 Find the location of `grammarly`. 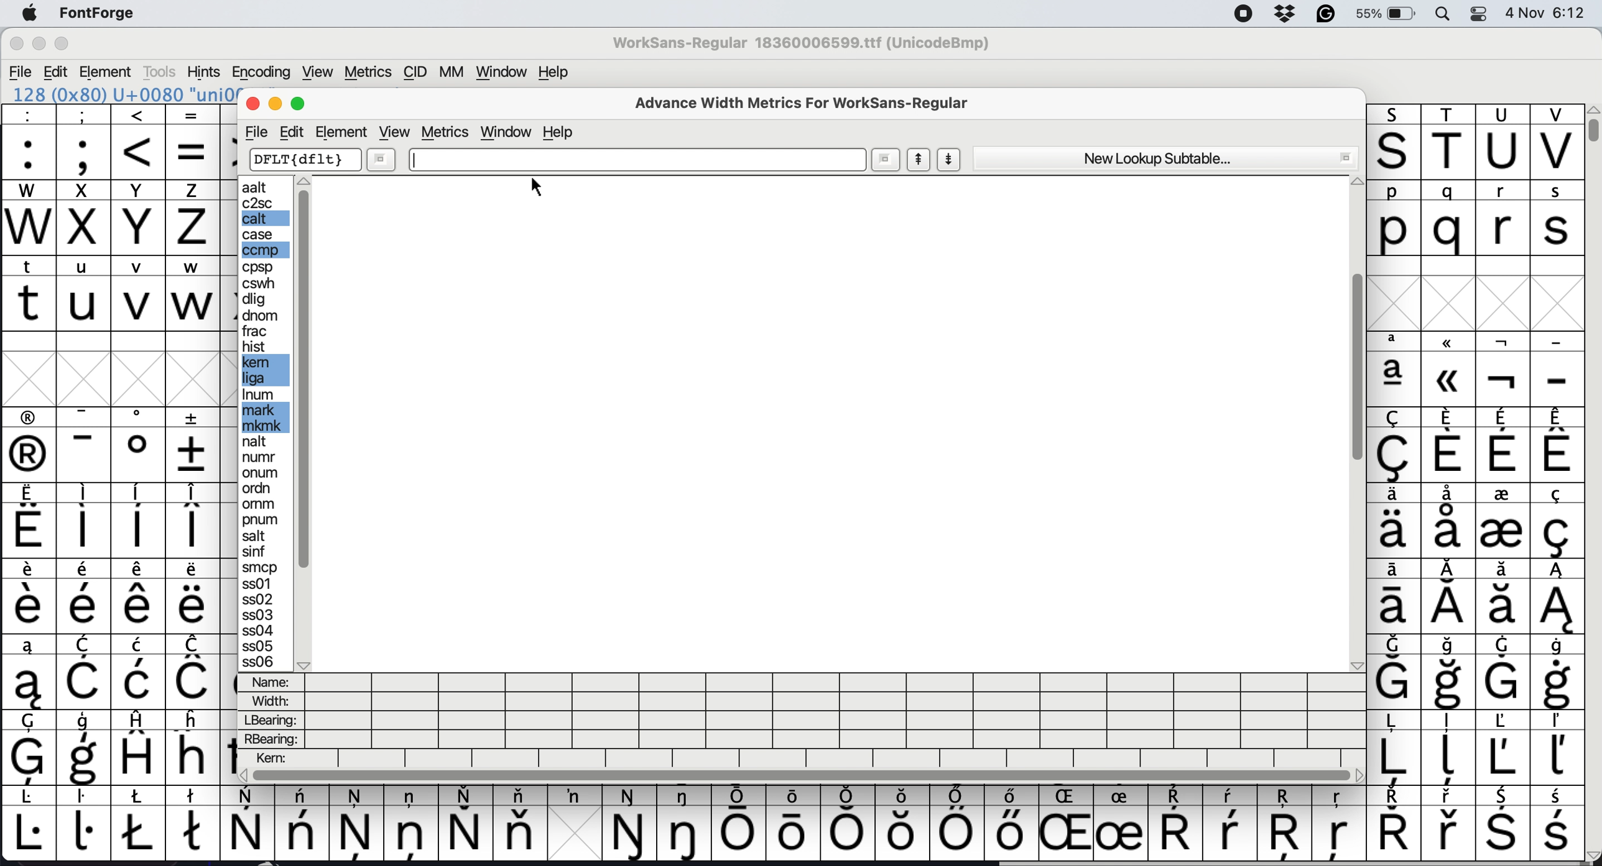

grammarly is located at coordinates (1327, 14).